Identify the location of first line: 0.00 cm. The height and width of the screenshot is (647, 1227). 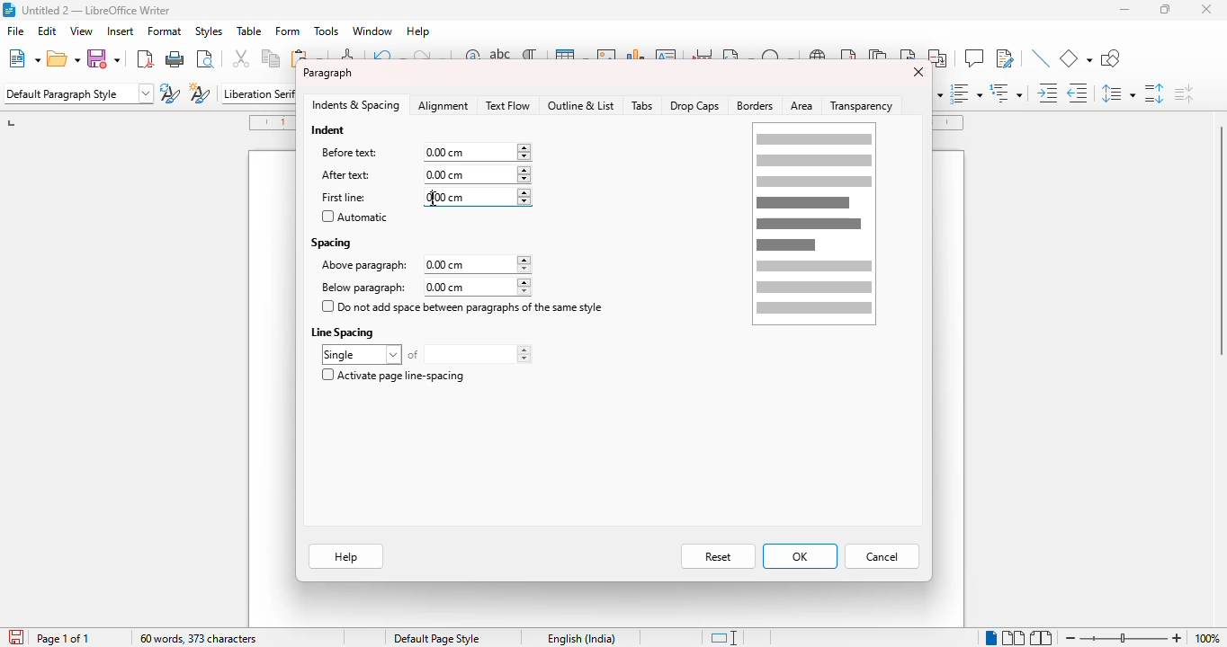
(425, 198).